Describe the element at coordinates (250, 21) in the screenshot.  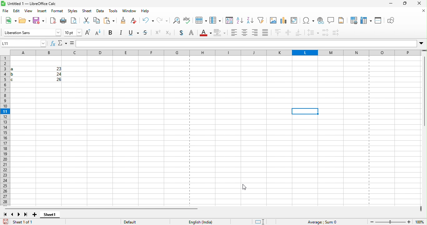
I see `auto filter` at that location.